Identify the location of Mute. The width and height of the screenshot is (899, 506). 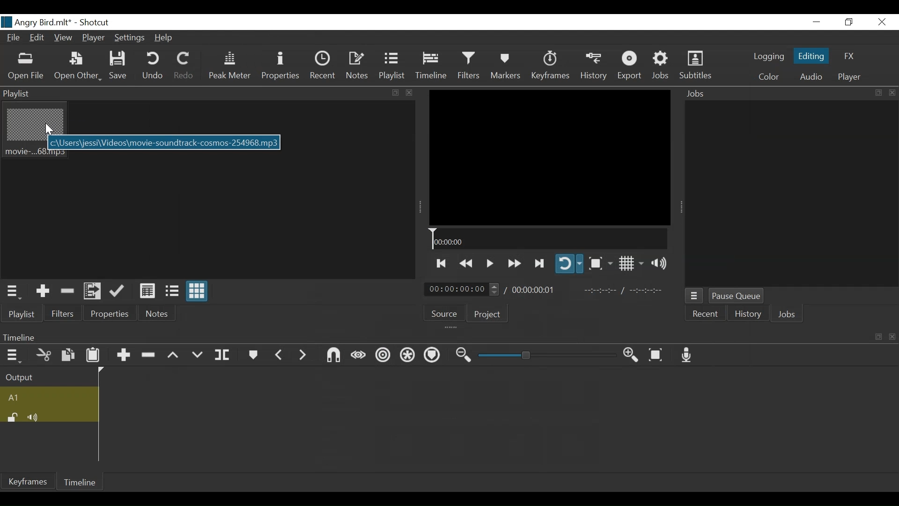
(35, 417).